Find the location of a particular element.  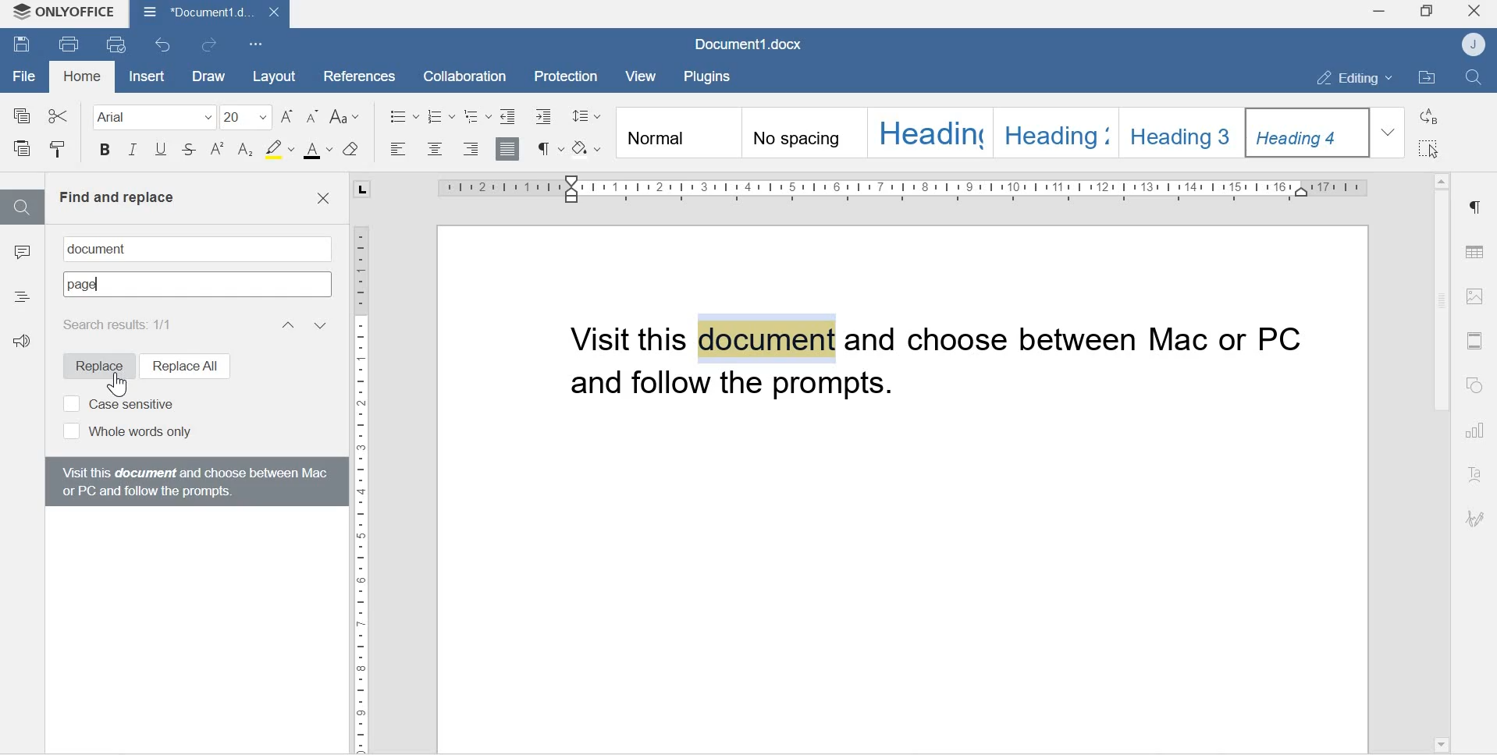

Strikethrough is located at coordinates (190, 151).